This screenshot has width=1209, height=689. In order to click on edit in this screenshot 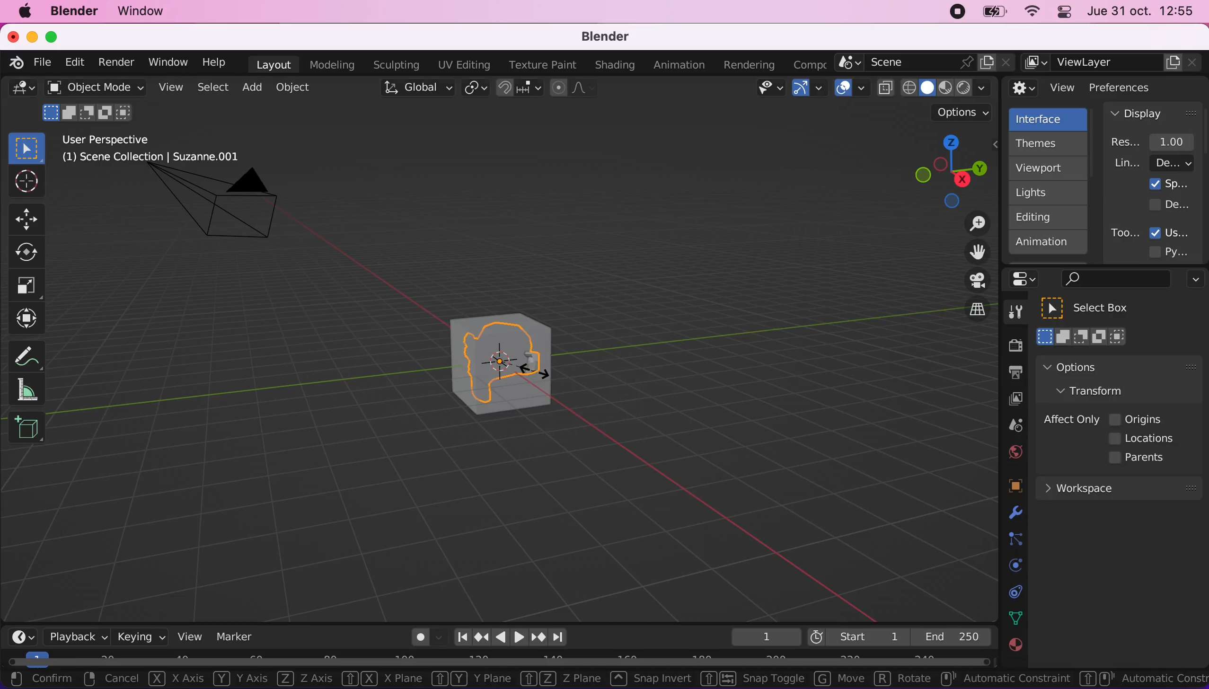, I will do `click(72, 62)`.